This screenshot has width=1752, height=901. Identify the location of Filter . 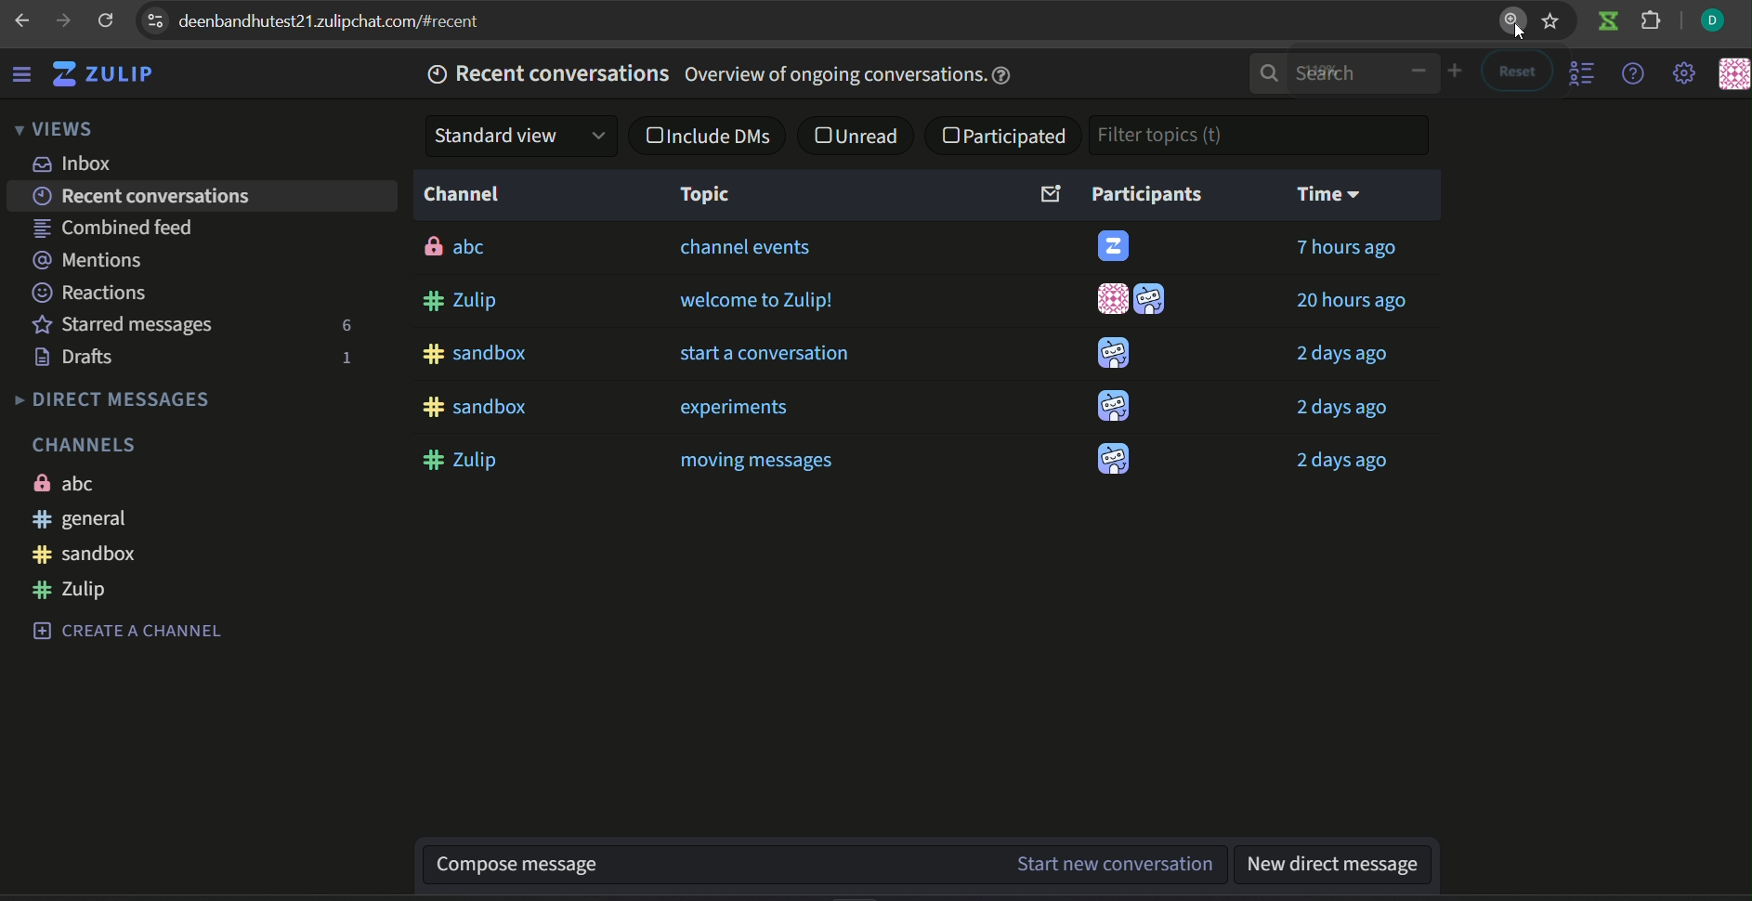
(1175, 135).